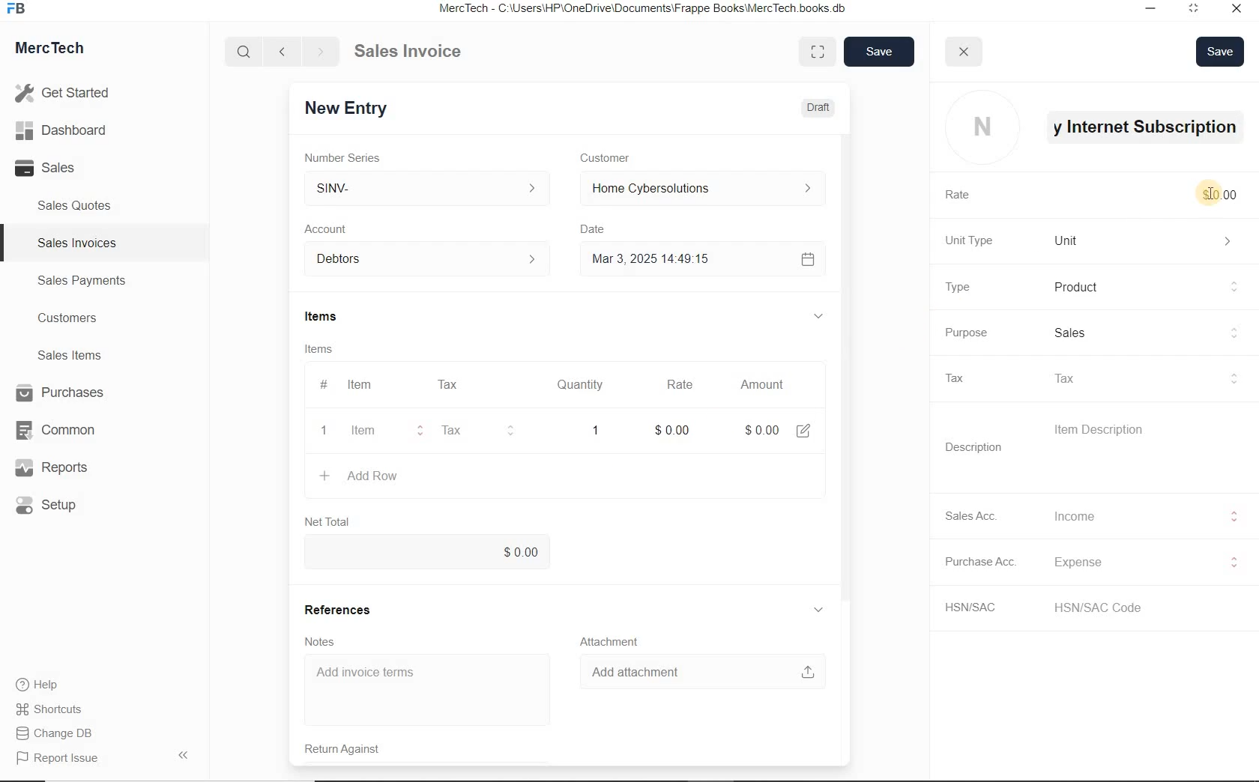 This screenshot has height=782, width=1259. What do you see at coordinates (1222, 195) in the screenshot?
I see `$0.00` at bounding box center [1222, 195].